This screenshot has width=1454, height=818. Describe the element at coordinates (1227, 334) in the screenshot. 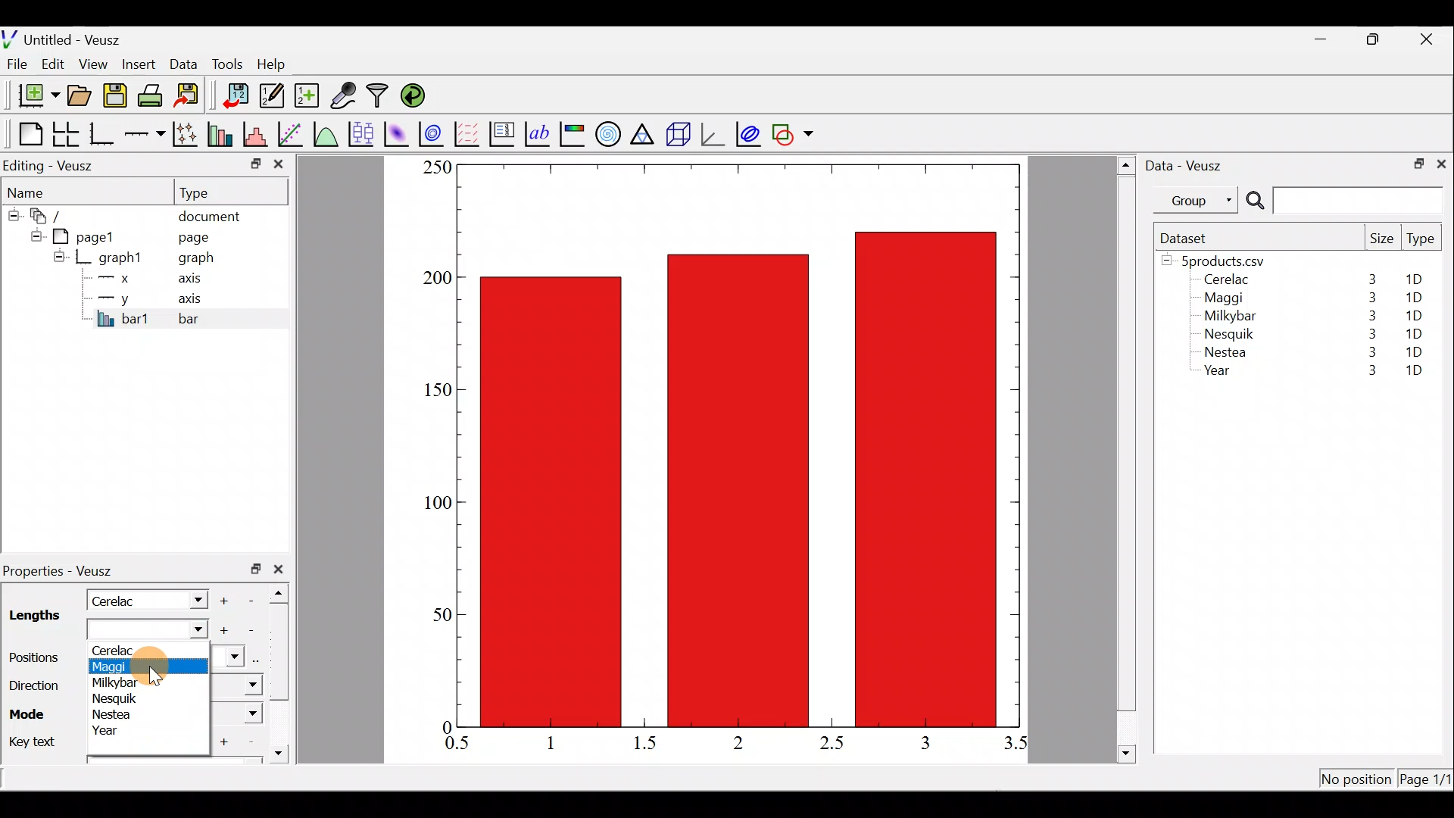

I see `Nesquik` at that location.